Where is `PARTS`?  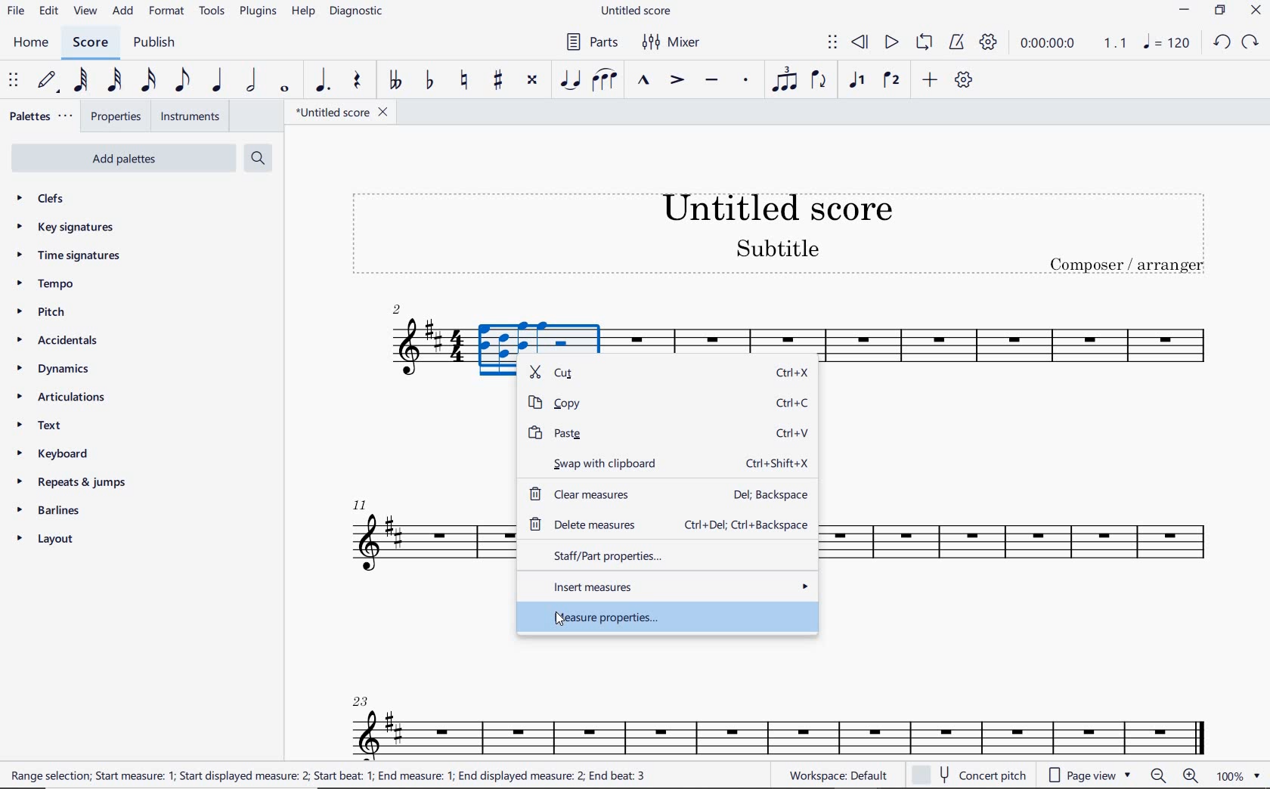
PARTS is located at coordinates (591, 41).